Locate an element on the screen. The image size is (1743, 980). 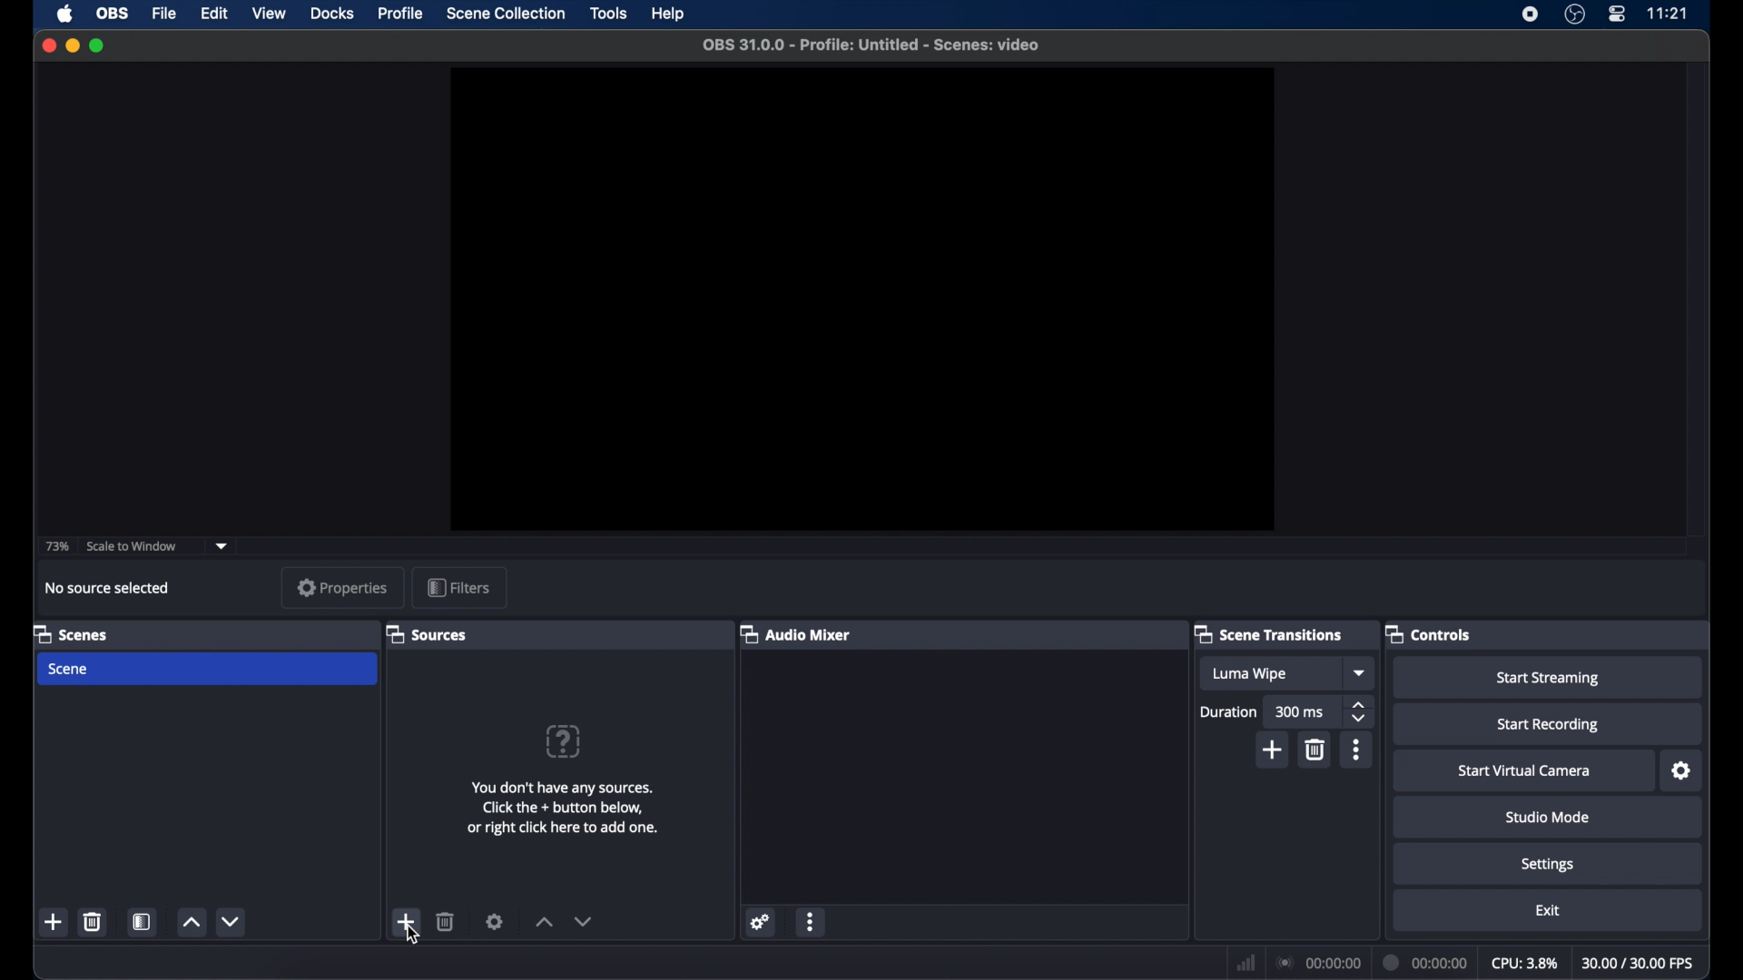
stepper buttons is located at coordinates (1358, 712).